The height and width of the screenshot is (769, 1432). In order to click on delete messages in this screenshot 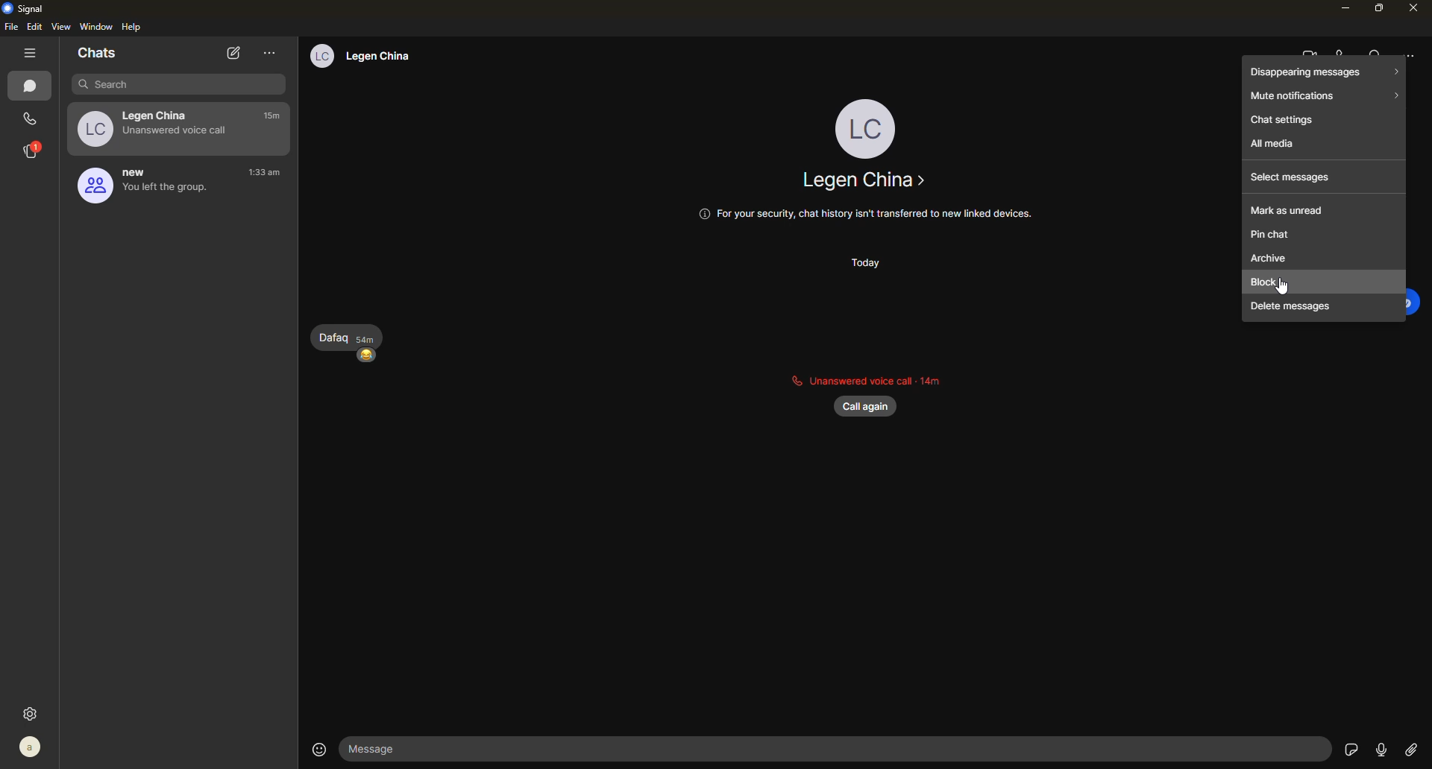, I will do `click(1289, 306)`.